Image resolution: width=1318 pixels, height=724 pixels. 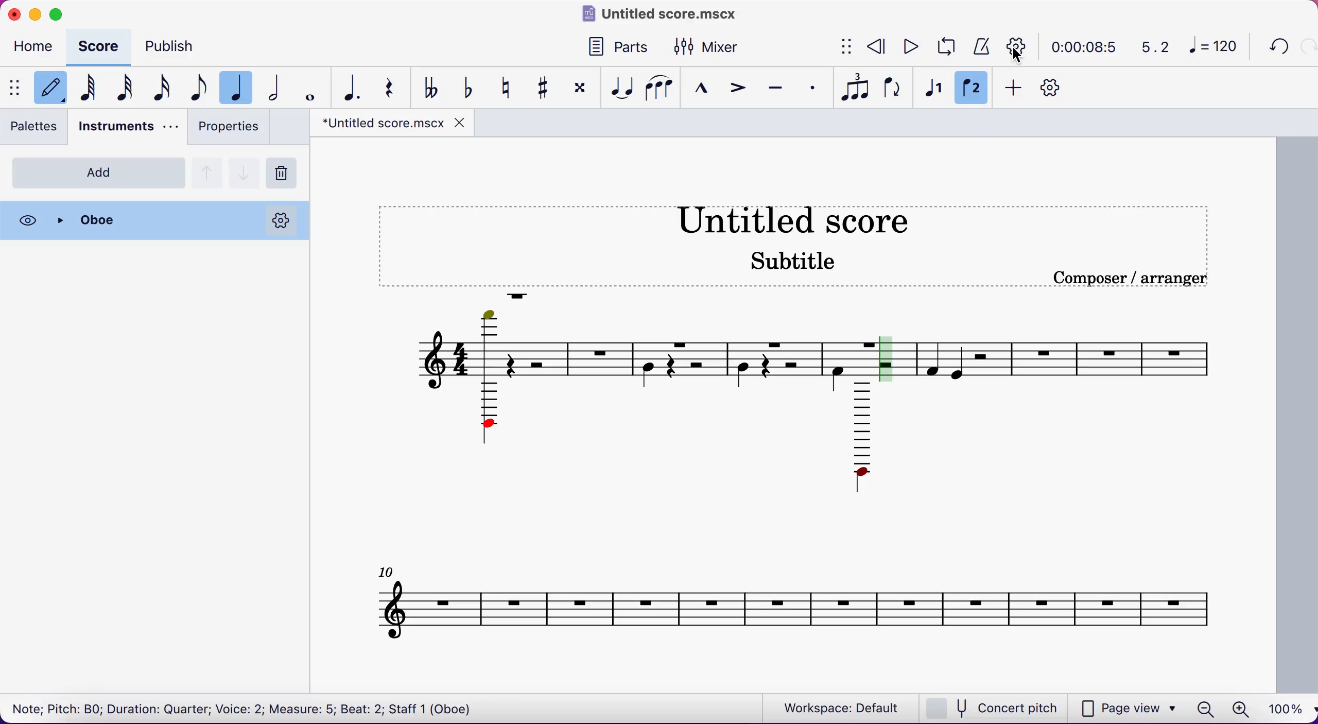 I want to click on home, so click(x=36, y=48).